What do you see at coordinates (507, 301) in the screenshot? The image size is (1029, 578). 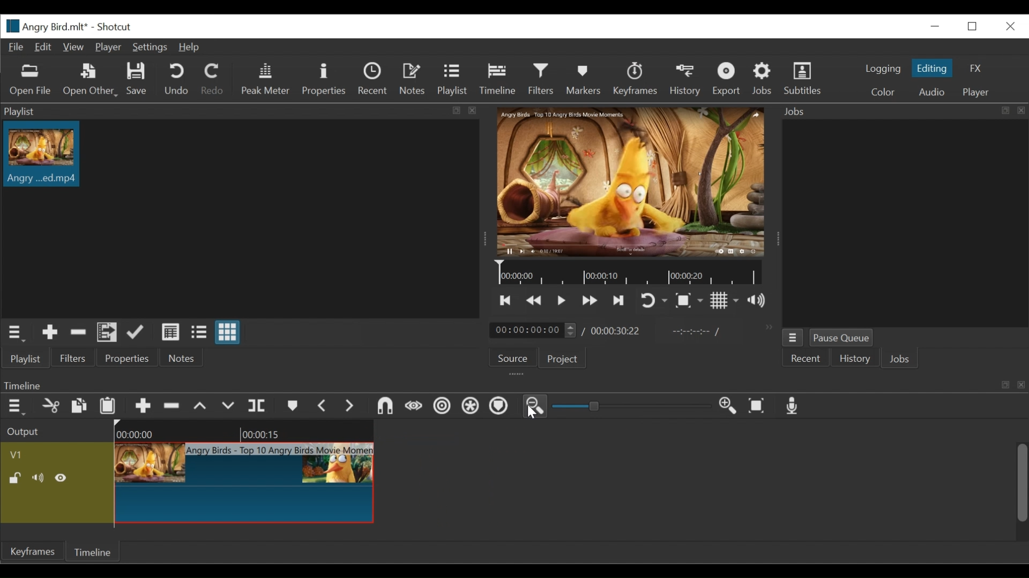 I see `Skip to the previous point` at bounding box center [507, 301].